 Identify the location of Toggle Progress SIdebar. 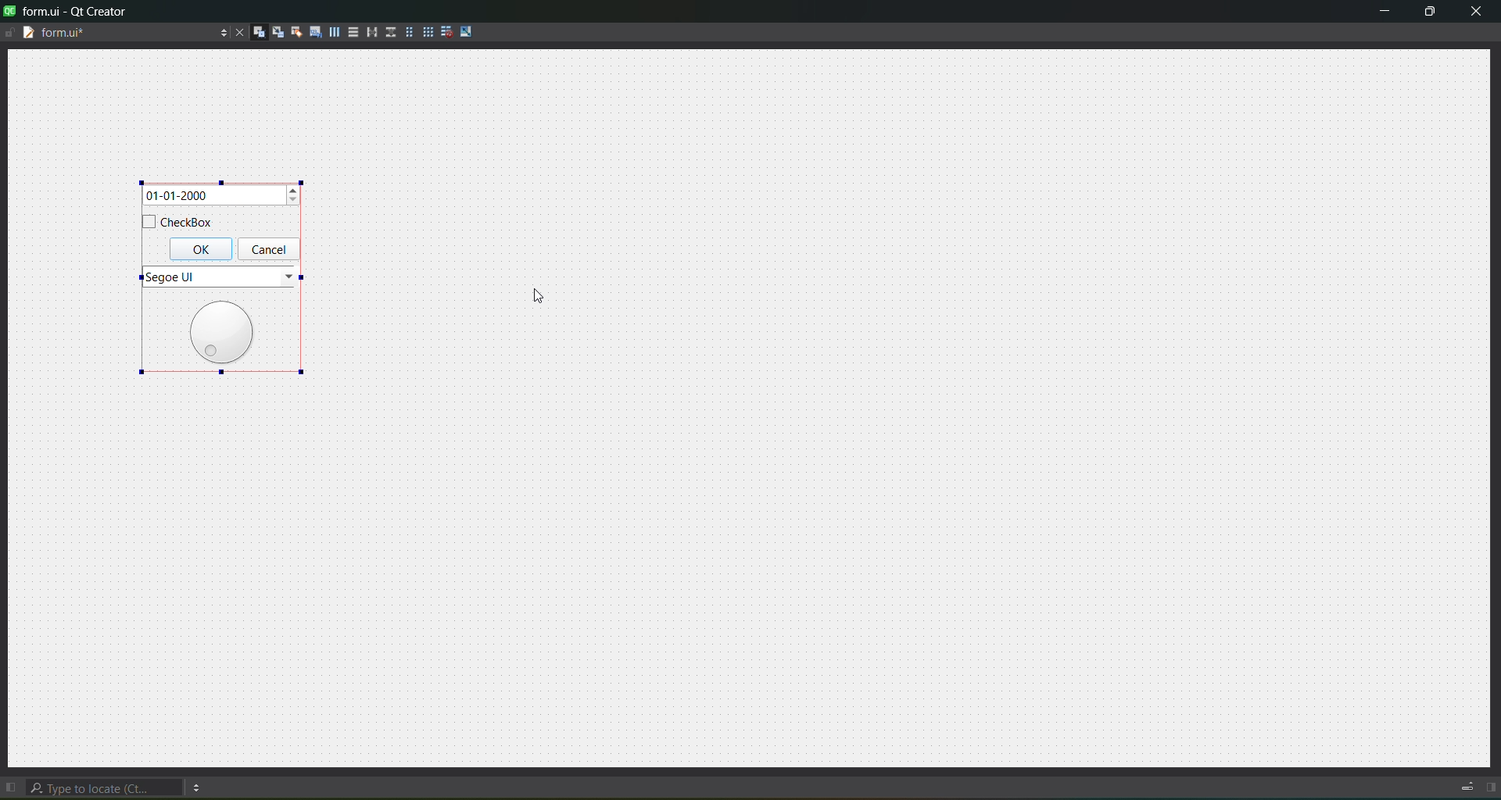
(1463, 783).